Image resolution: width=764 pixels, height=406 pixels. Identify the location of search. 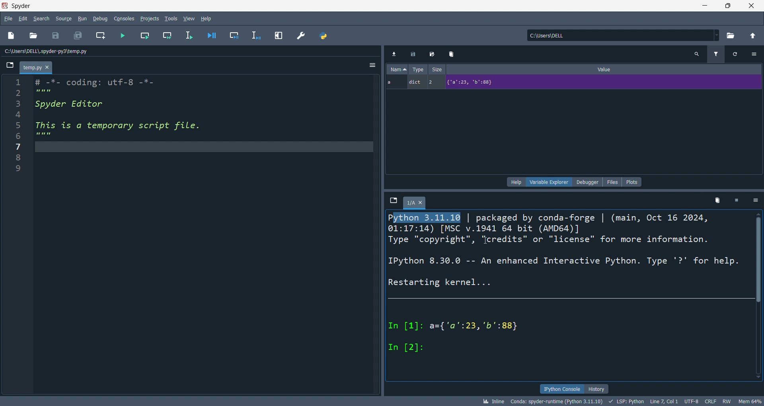
(39, 19).